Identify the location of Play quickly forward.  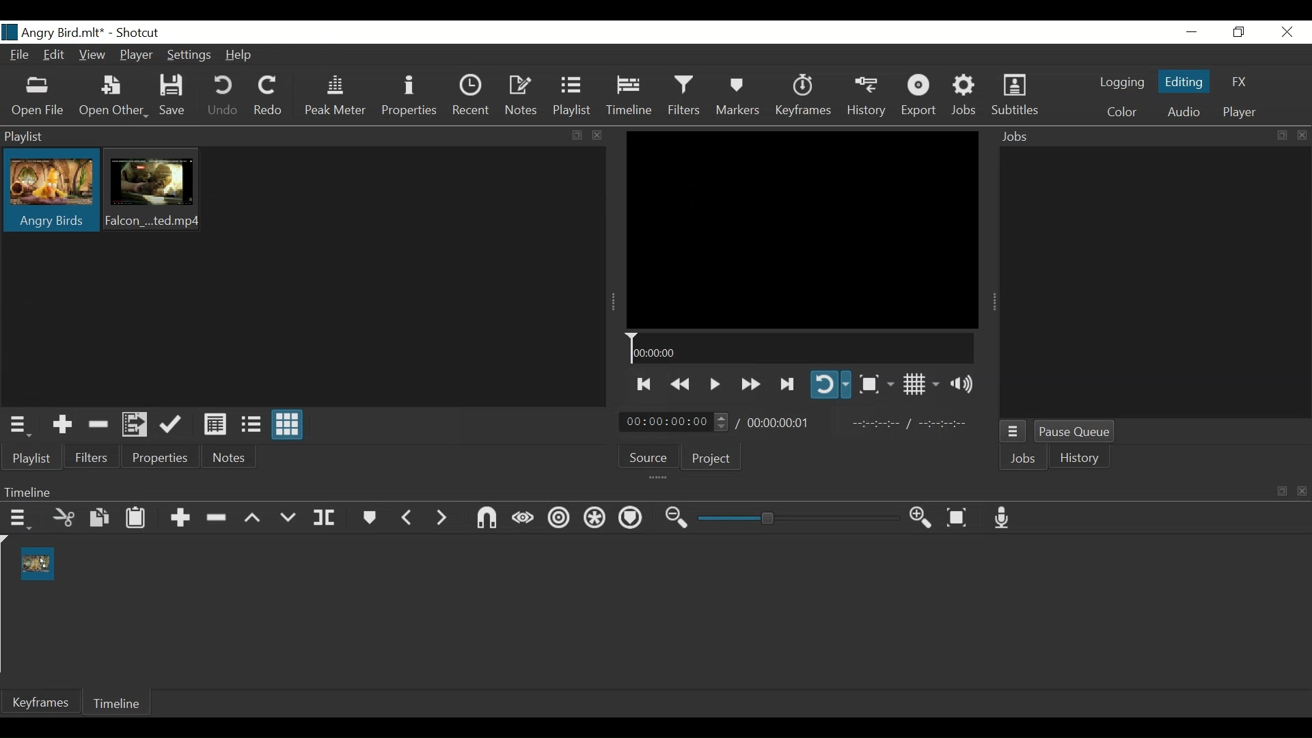
(750, 383).